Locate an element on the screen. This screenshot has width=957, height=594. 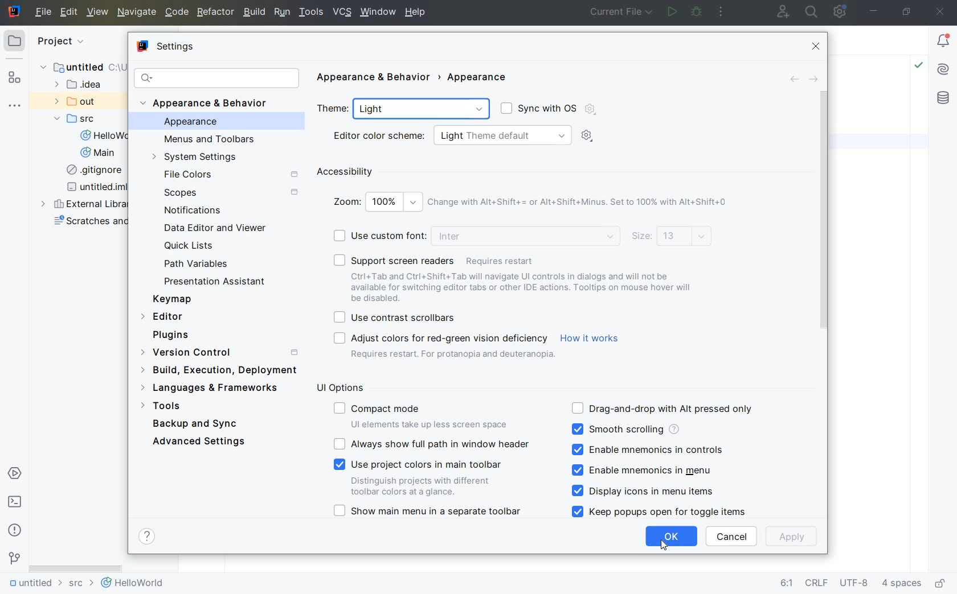
restore is located at coordinates (907, 13).